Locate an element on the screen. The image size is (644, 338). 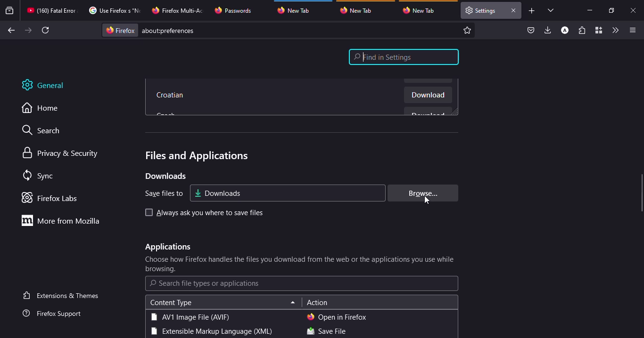
files & applications is located at coordinates (195, 156).